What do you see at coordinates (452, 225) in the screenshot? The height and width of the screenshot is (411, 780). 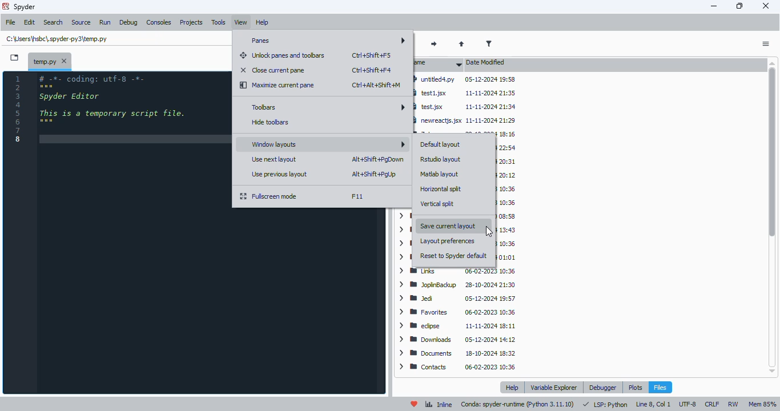 I see `save current layout` at bounding box center [452, 225].